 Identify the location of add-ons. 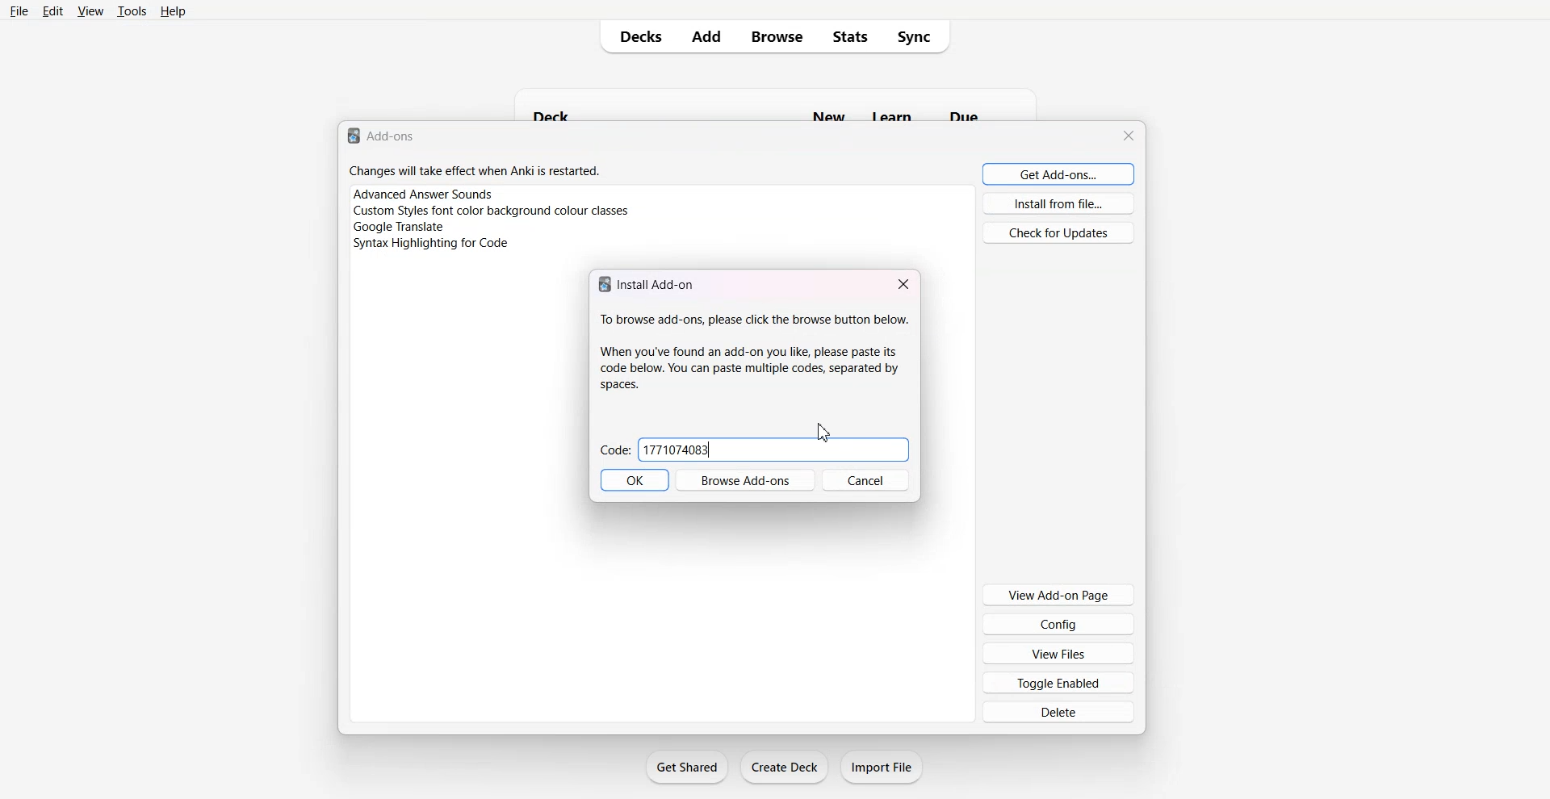
(383, 135).